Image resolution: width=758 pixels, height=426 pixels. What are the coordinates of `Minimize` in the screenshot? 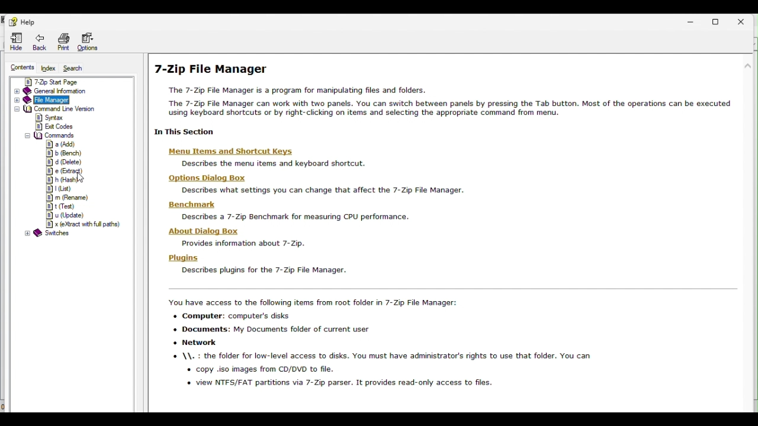 It's located at (693, 19).